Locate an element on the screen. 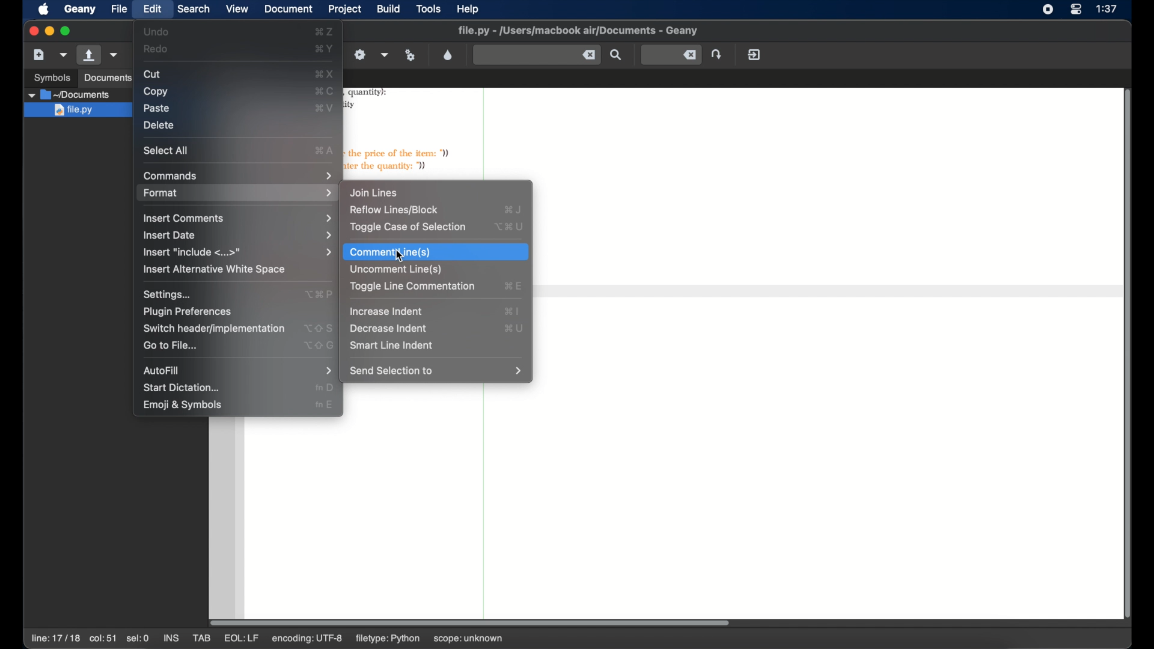  join lines is located at coordinates (374, 192).